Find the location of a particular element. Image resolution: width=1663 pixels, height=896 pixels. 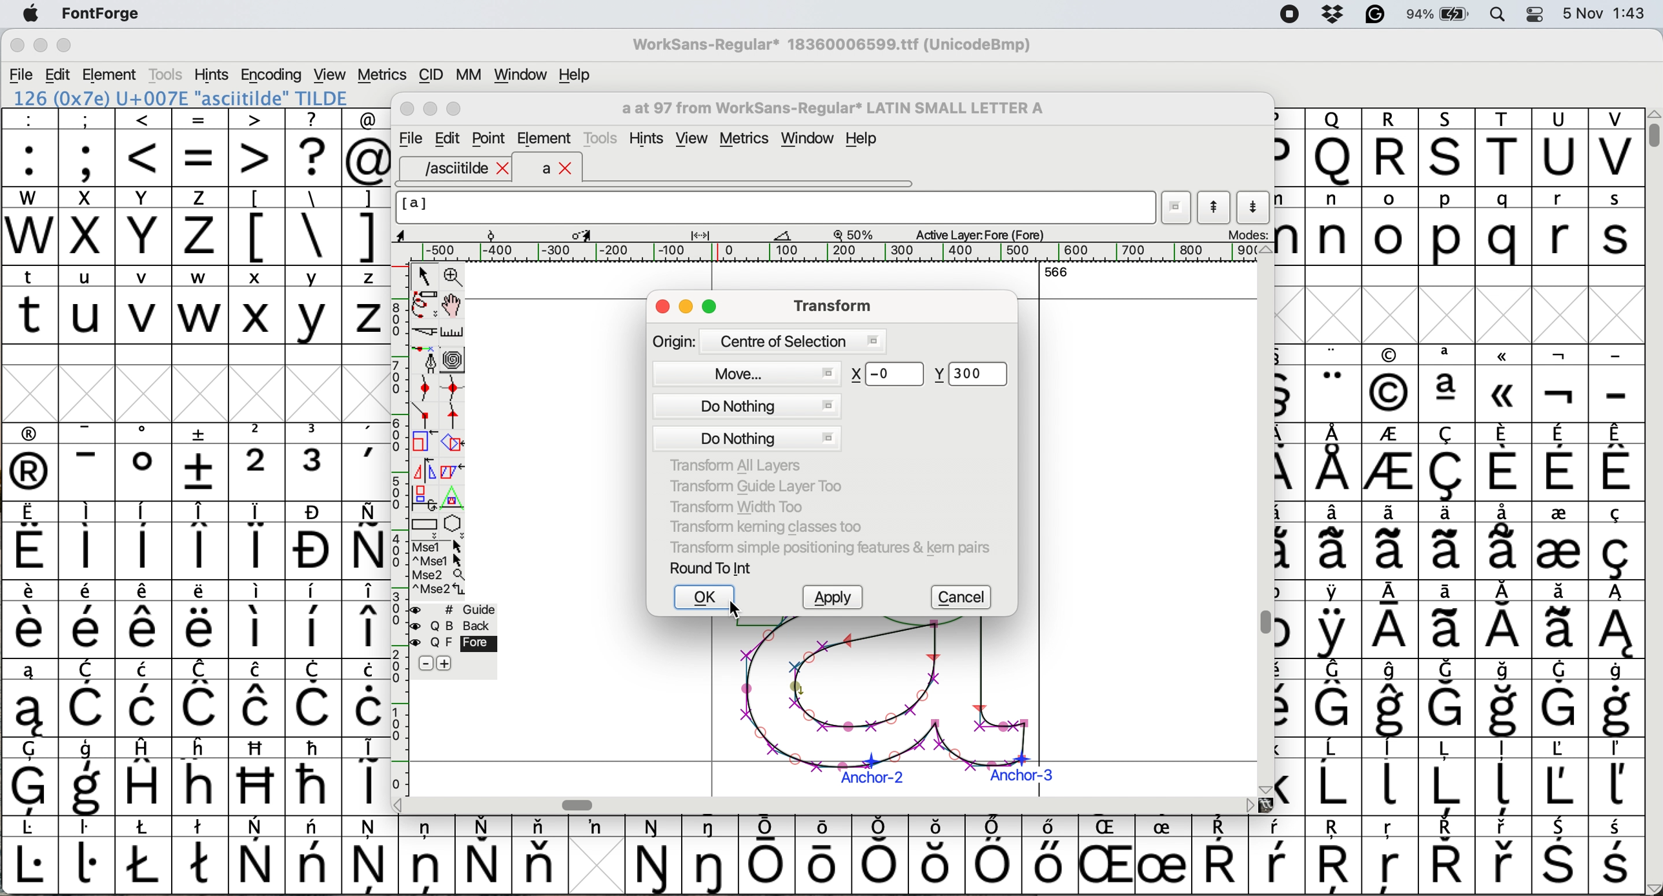

o is located at coordinates (1391, 229).